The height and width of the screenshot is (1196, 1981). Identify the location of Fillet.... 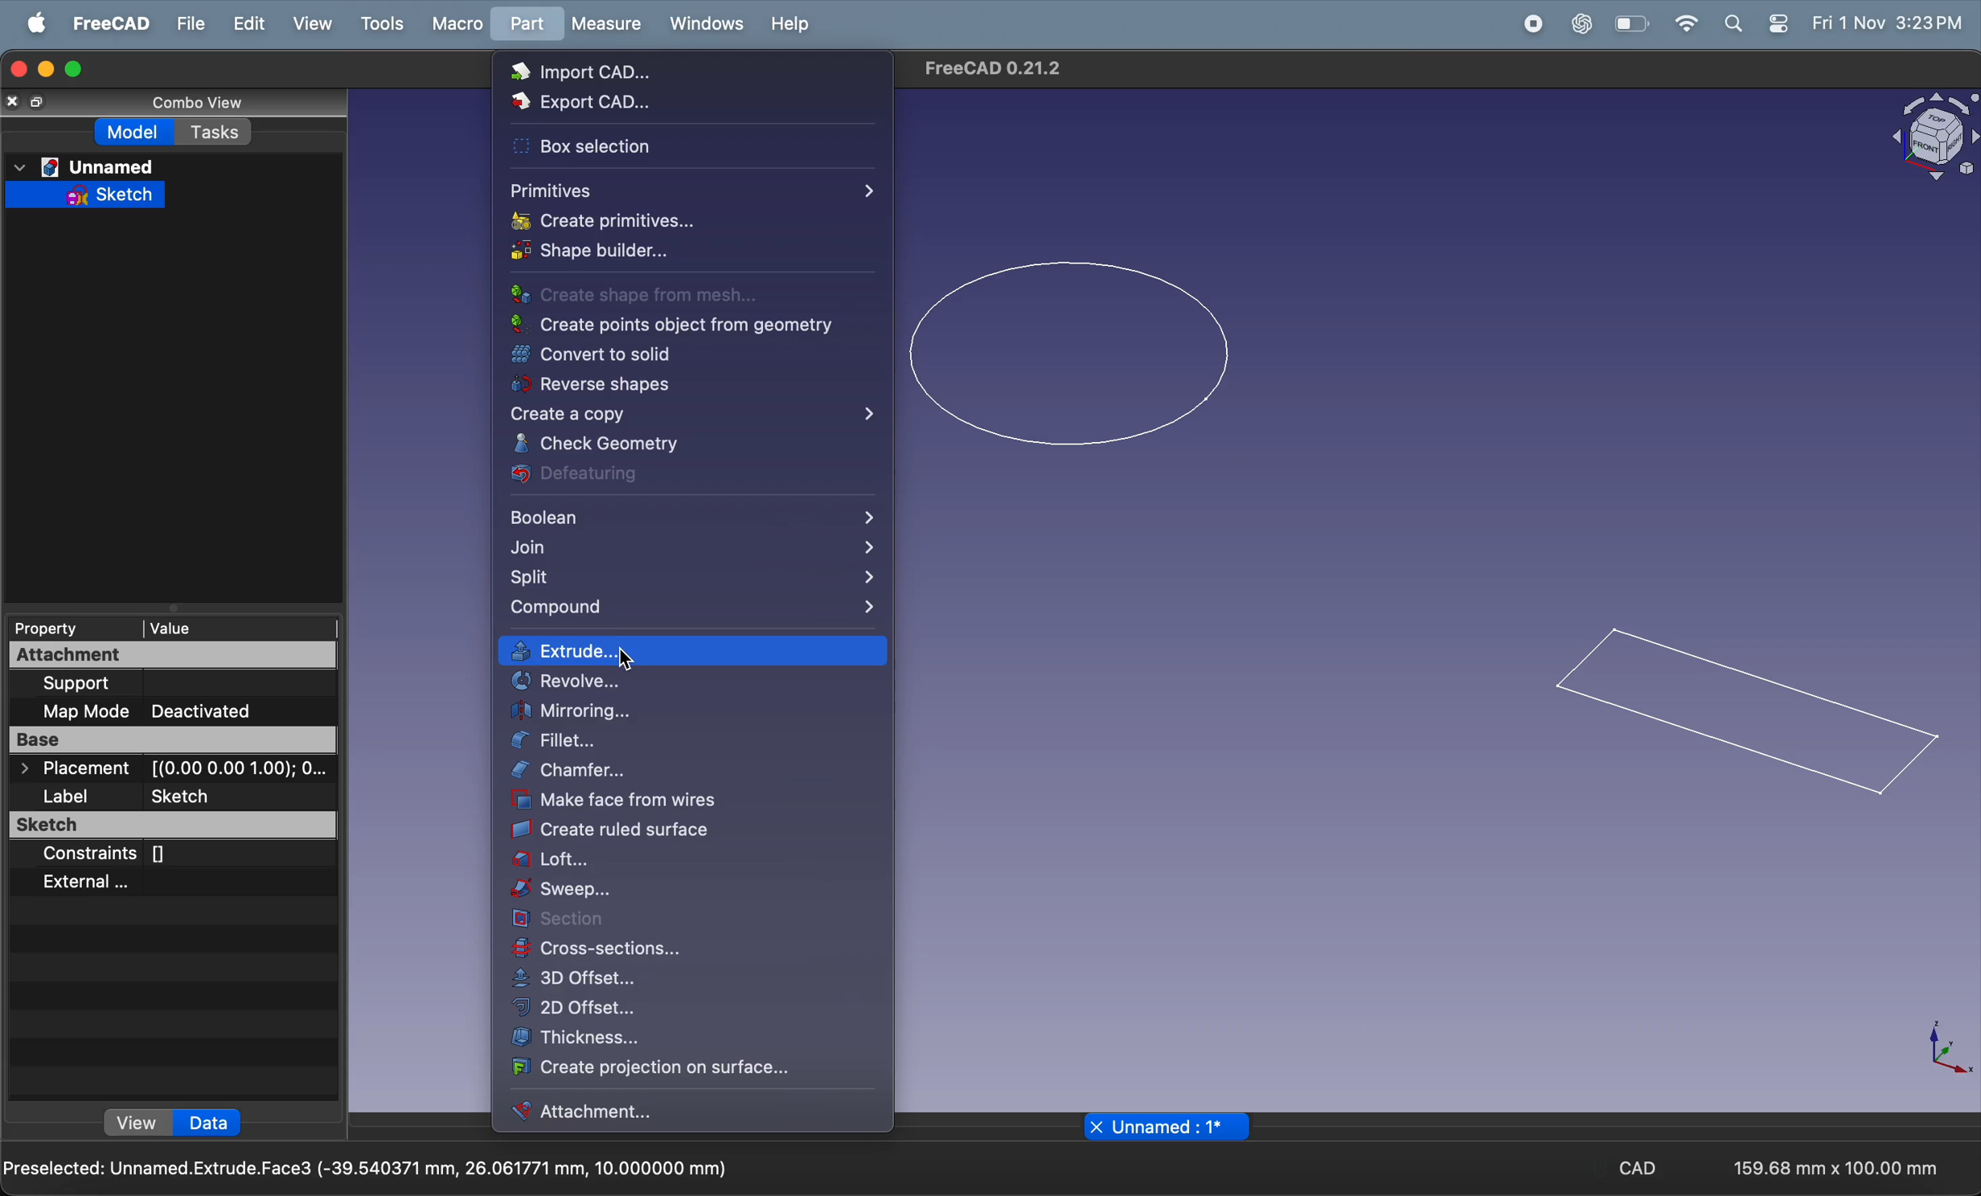
(678, 743).